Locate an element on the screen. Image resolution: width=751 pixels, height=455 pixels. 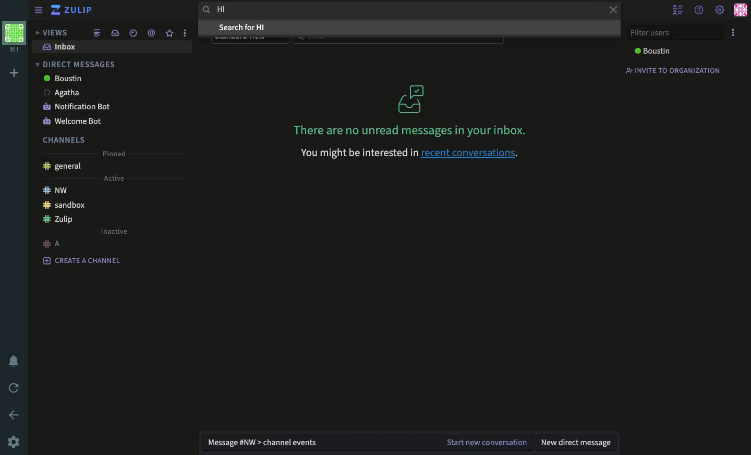
back is located at coordinates (15, 415).